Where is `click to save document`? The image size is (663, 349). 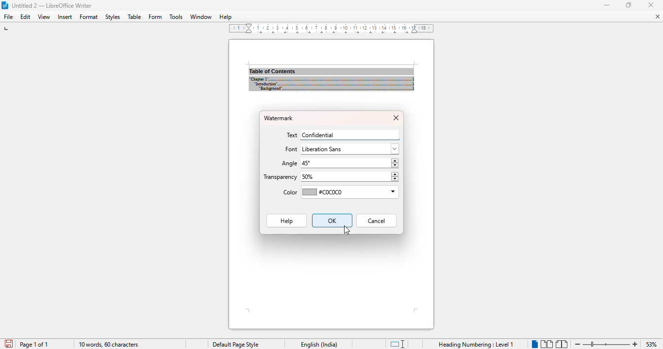 click to save document is located at coordinates (9, 344).